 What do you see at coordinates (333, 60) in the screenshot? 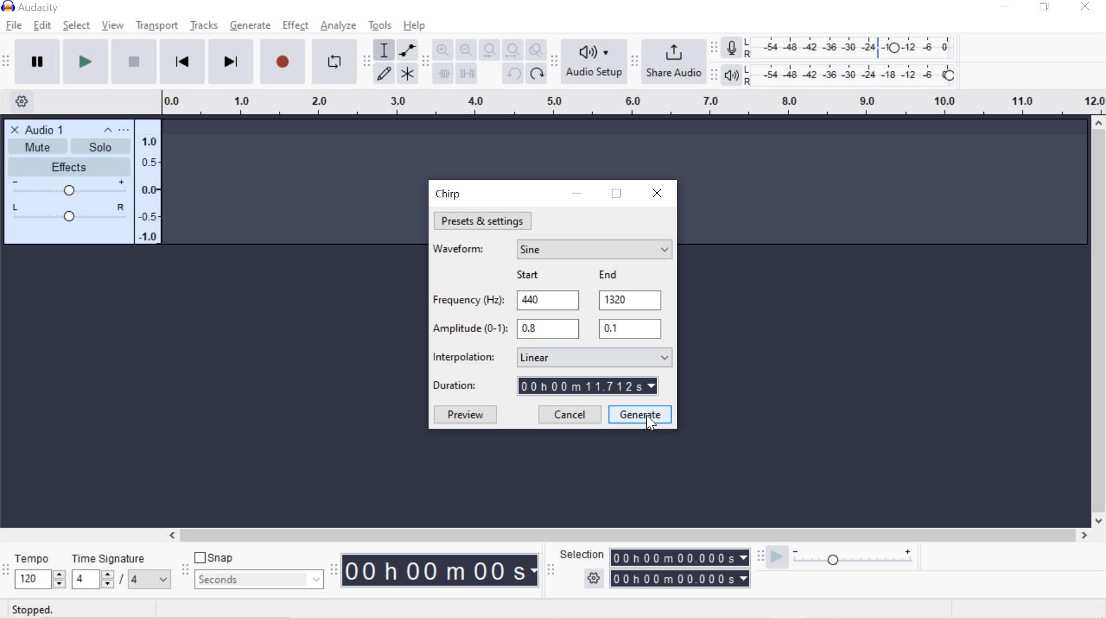
I see `Enable Looping` at bounding box center [333, 60].